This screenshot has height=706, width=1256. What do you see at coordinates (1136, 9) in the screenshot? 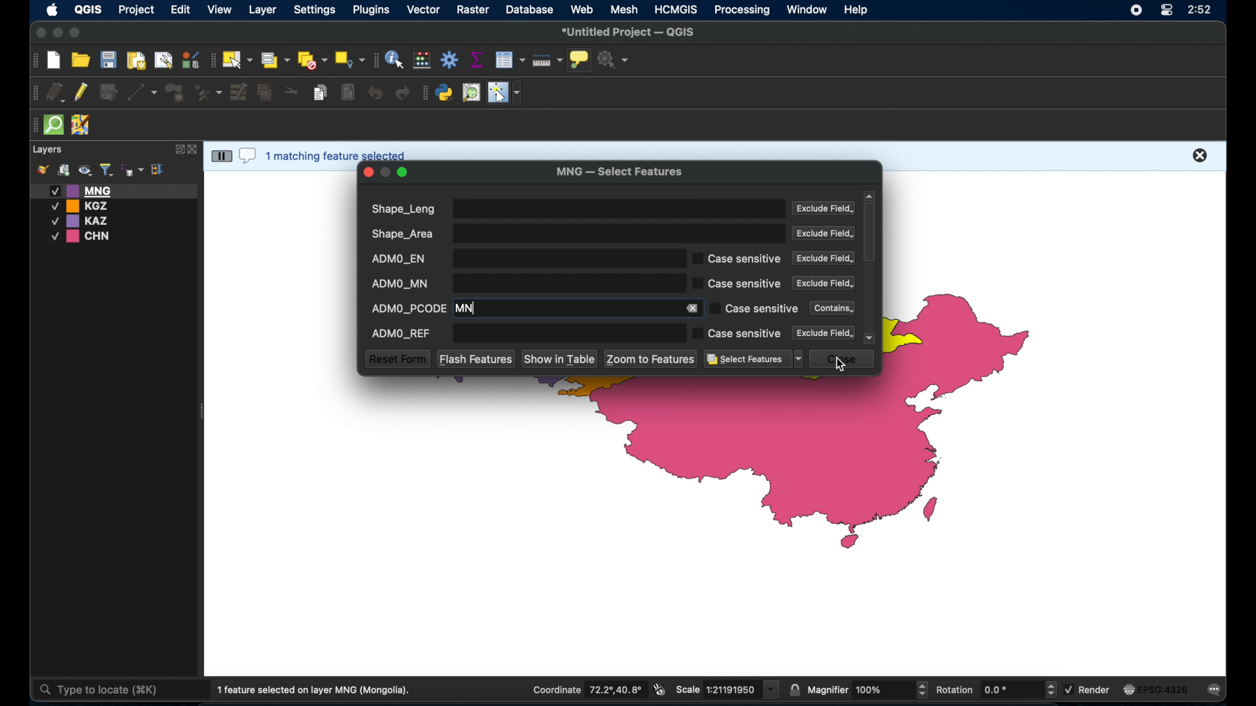
I see `screen recorder` at bounding box center [1136, 9].